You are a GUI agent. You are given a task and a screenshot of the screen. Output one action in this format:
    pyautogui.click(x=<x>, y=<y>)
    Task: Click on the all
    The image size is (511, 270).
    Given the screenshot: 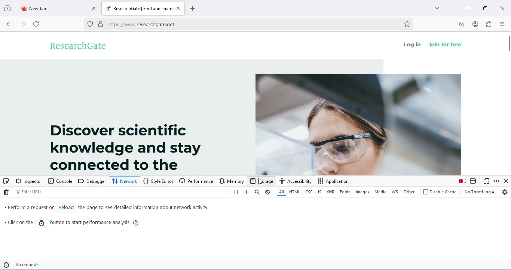 What is the action you would take?
    pyautogui.click(x=281, y=191)
    